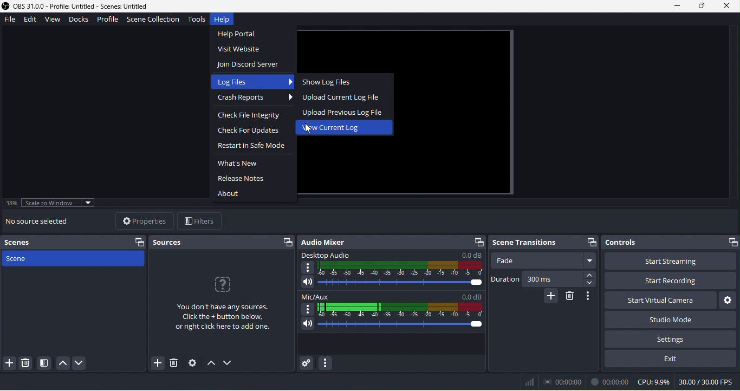 The image size is (740, 391). I want to click on what's new, so click(238, 164).